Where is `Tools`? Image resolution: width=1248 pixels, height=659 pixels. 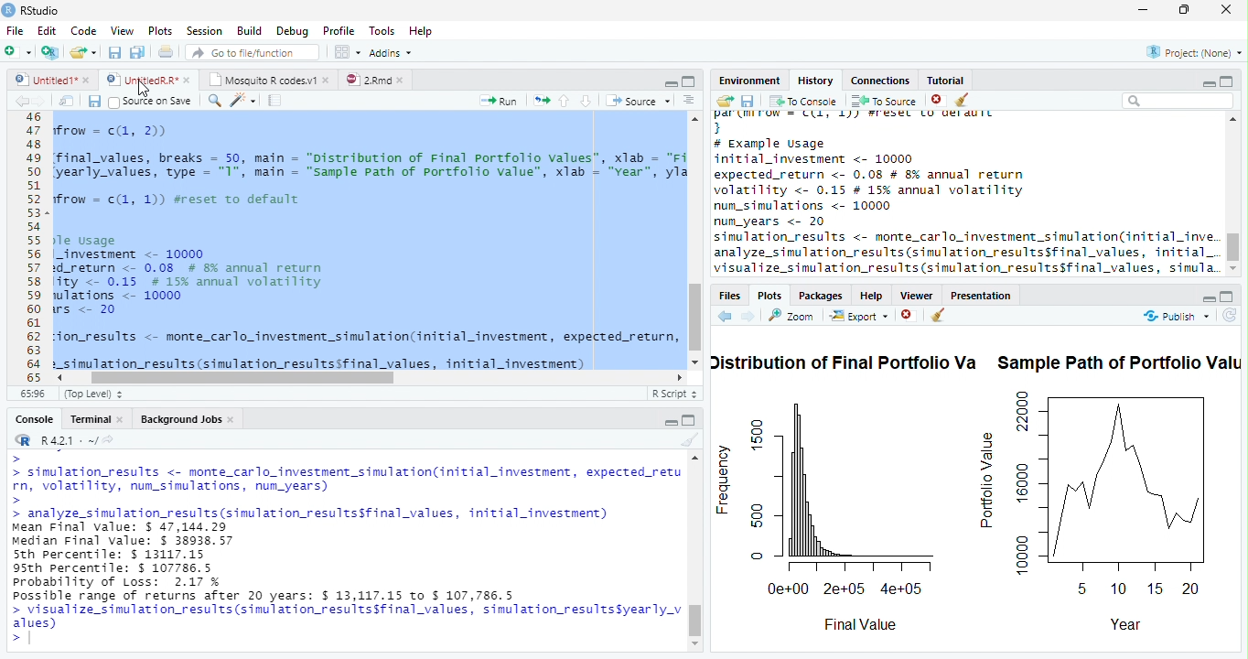
Tools is located at coordinates (381, 31).